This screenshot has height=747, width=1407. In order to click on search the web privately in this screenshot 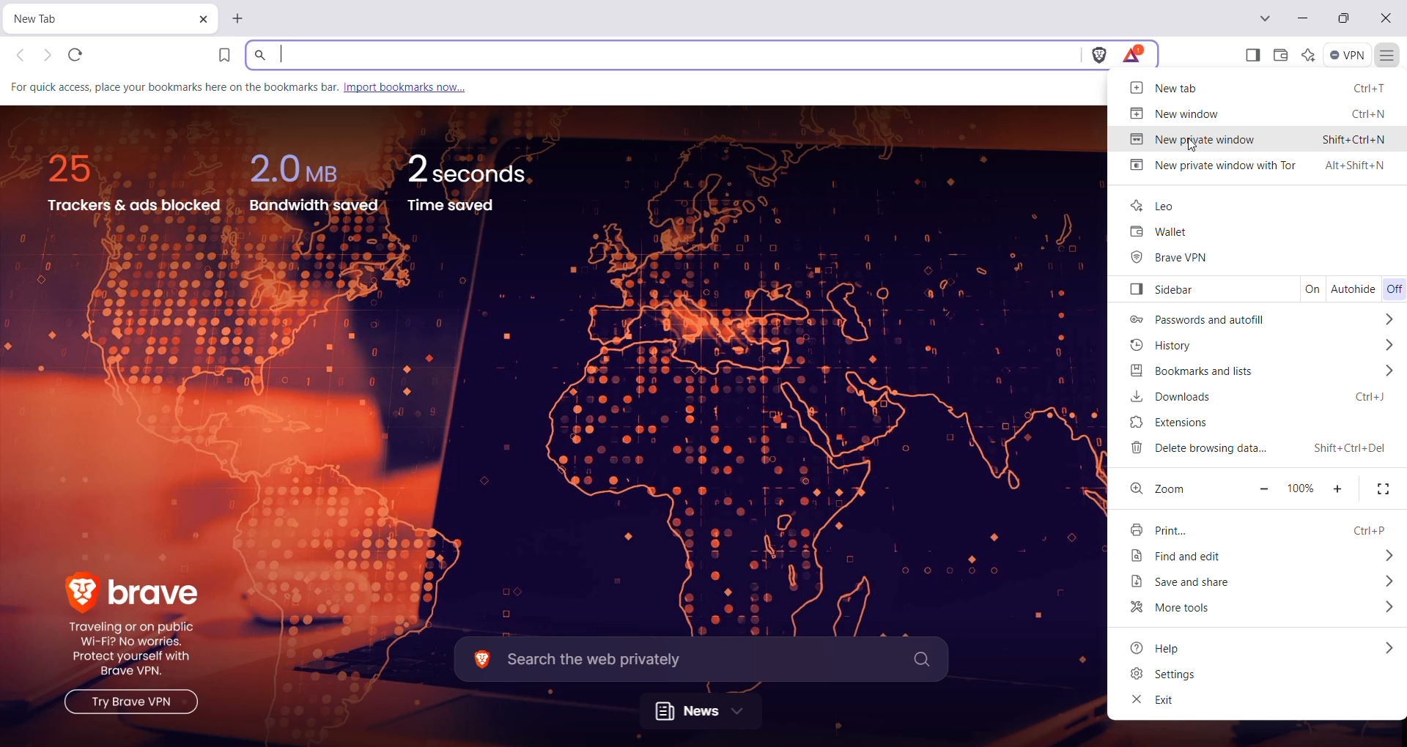, I will do `click(699, 660)`.